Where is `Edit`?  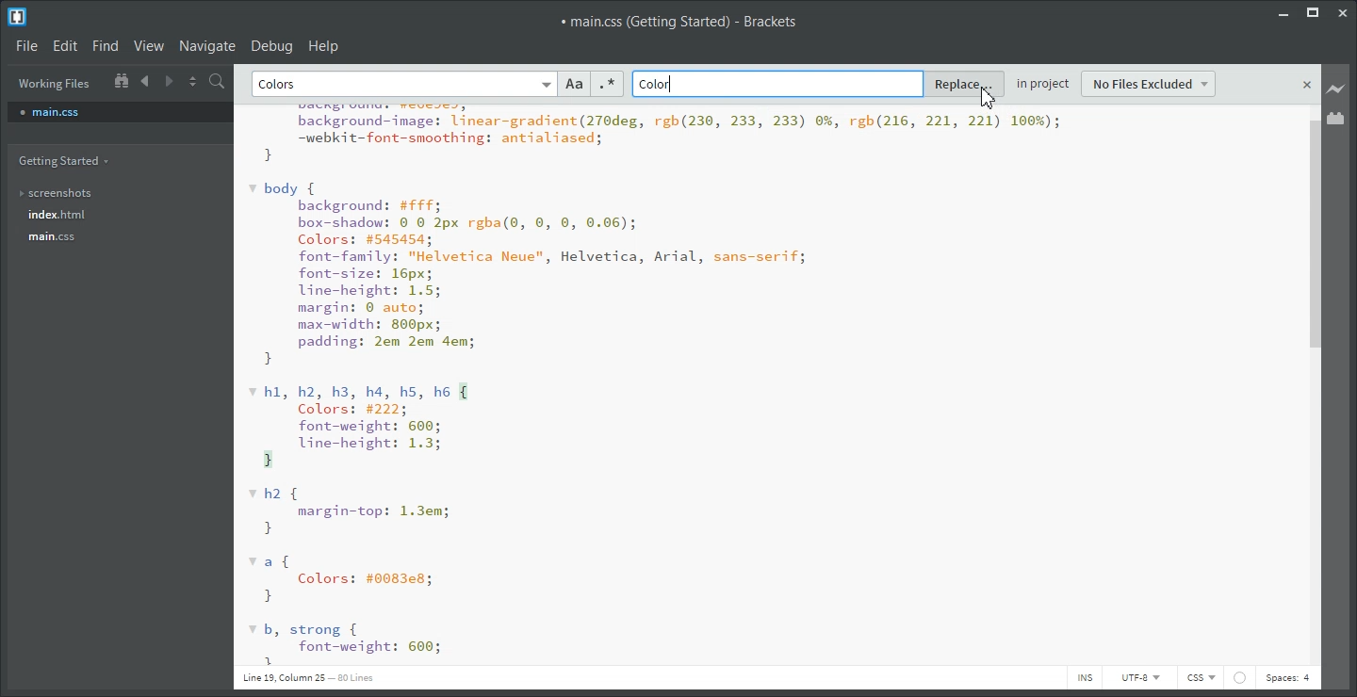
Edit is located at coordinates (64, 45).